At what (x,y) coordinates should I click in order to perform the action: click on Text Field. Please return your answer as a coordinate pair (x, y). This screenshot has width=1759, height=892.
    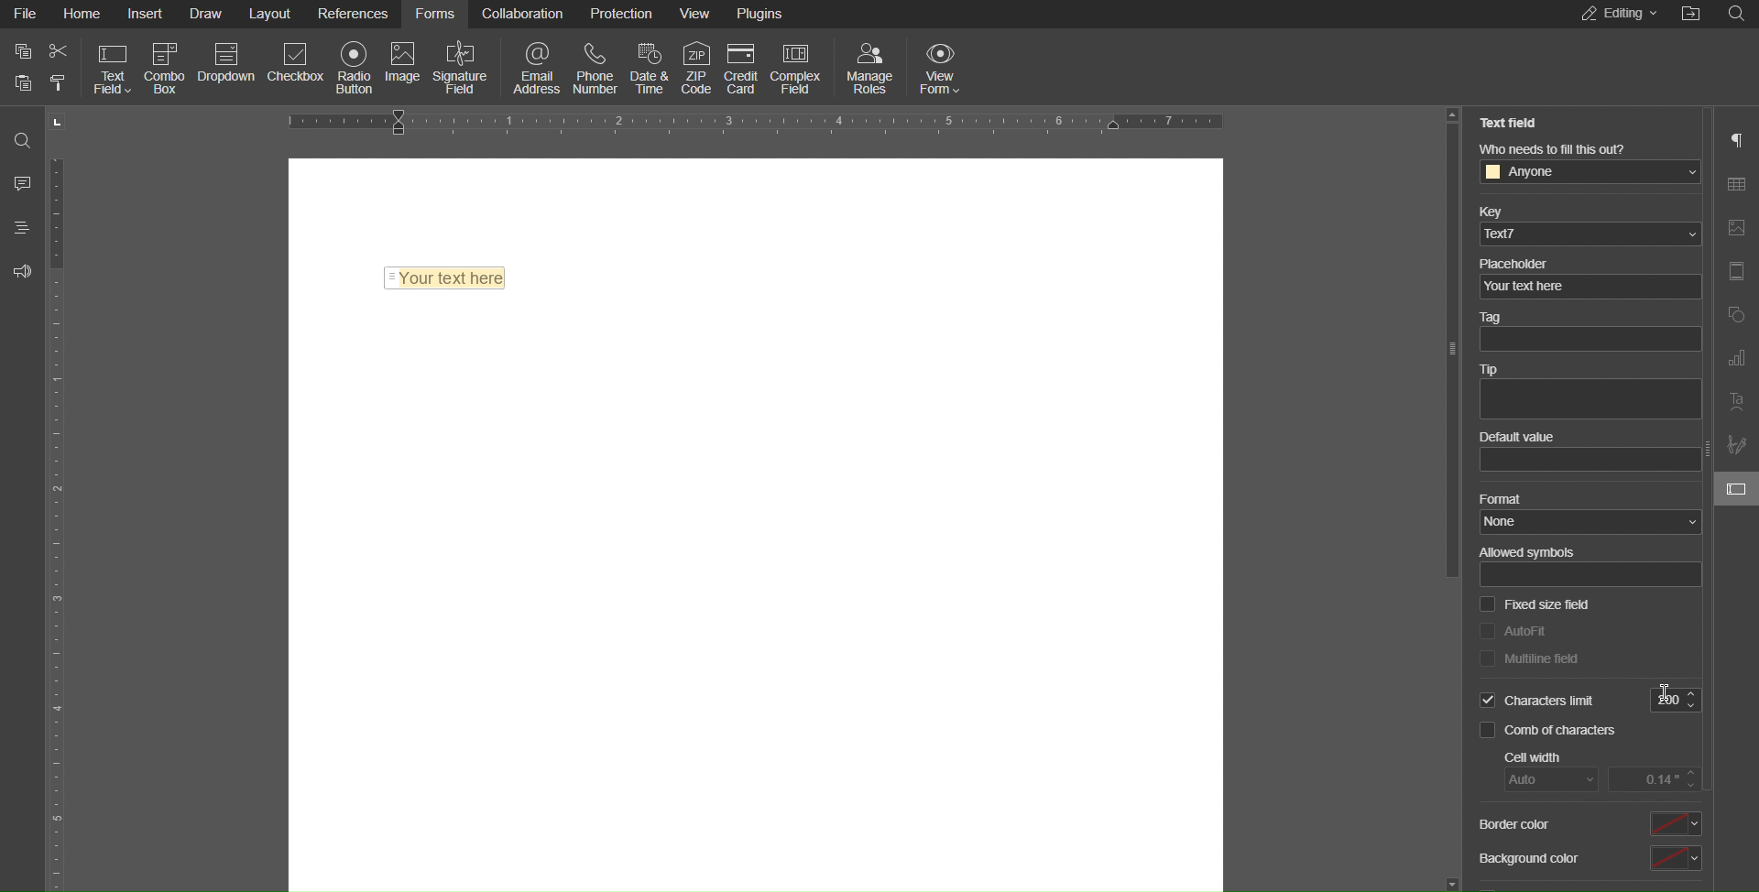
    Looking at the image, I should click on (1514, 123).